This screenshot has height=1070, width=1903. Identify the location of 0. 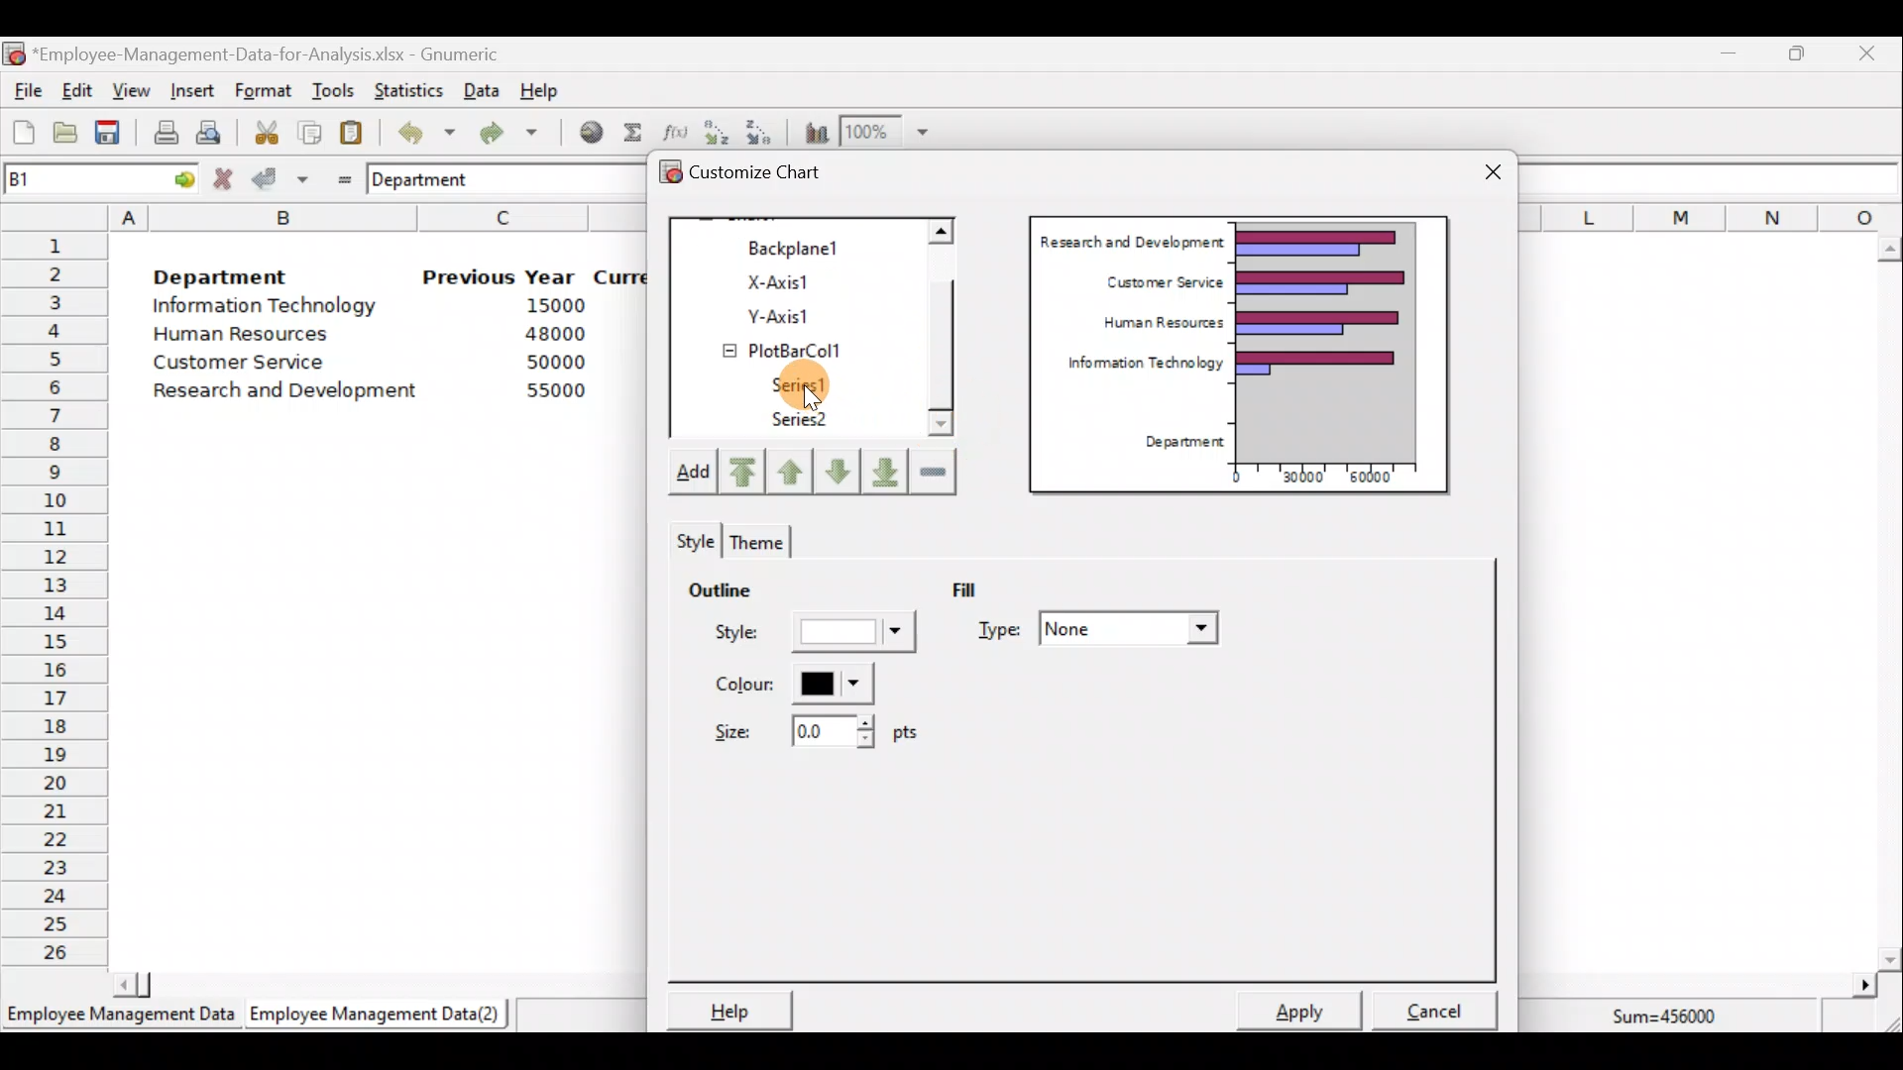
(1236, 477).